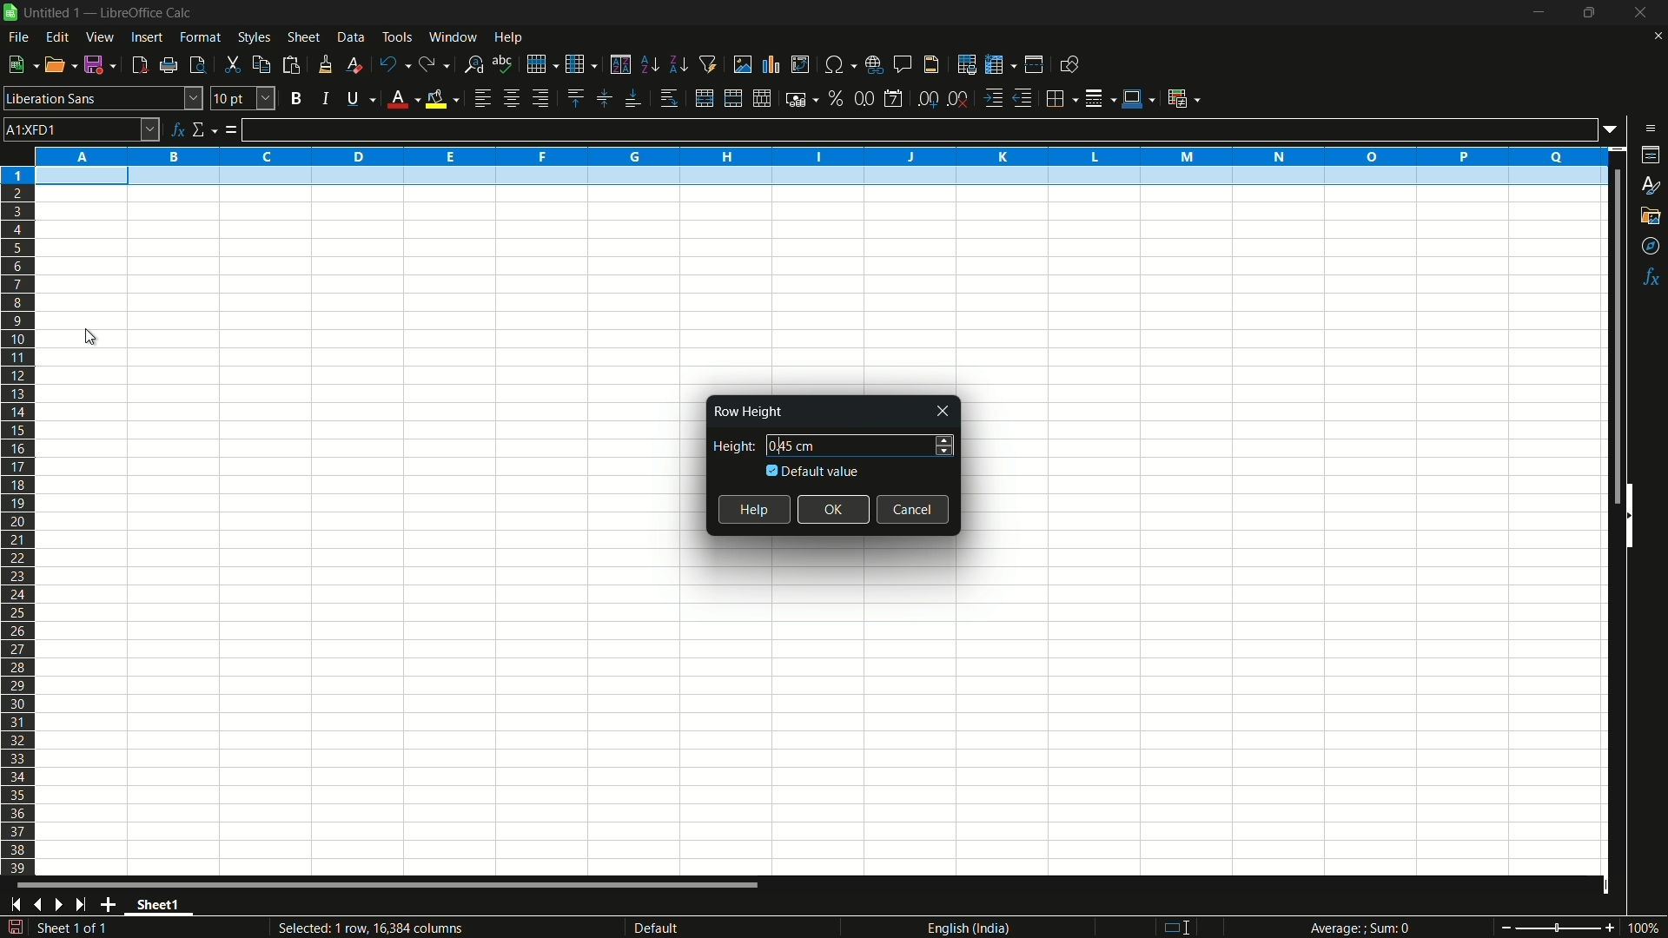  Describe the element at coordinates (811, 177) in the screenshot. I see `selected row` at that location.